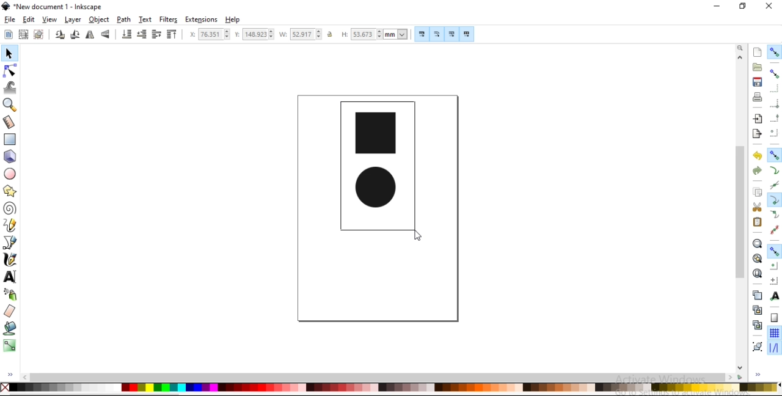 Image resolution: width=782 pixels, height=396 pixels. Describe the element at coordinates (379, 167) in the screenshot. I see `image` at that location.